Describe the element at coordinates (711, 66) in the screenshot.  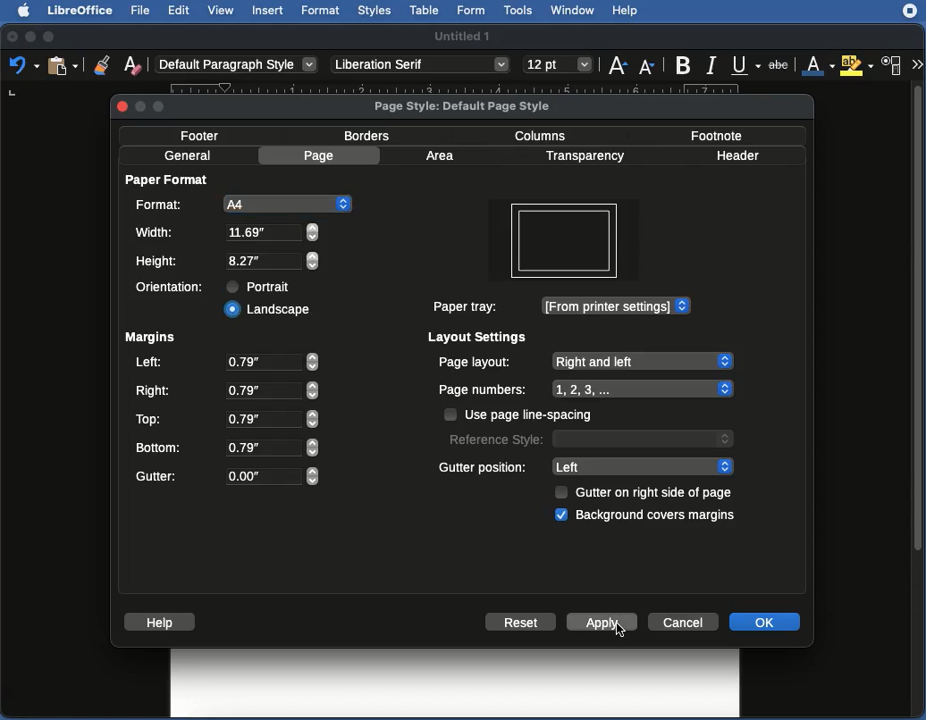
I see `Italic` at that location.